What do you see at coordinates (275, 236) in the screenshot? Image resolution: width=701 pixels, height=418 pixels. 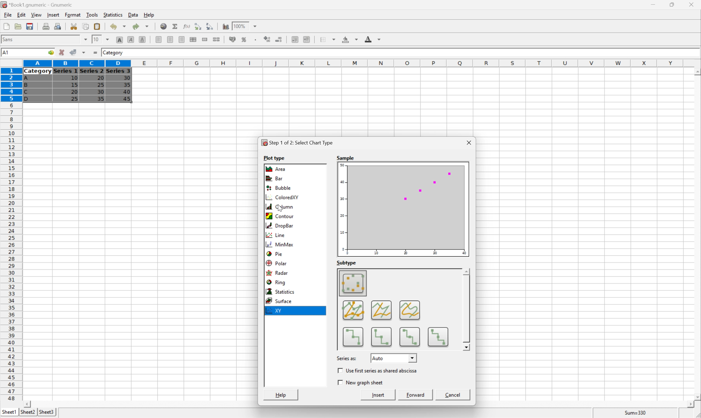 I see `Line` at bounding box center [275, 236].